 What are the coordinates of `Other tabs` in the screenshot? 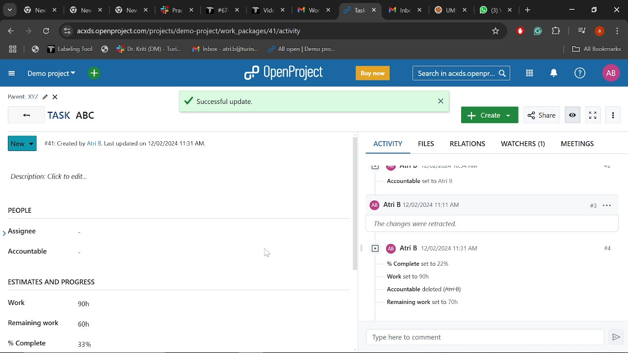 It's located at (450, 10).